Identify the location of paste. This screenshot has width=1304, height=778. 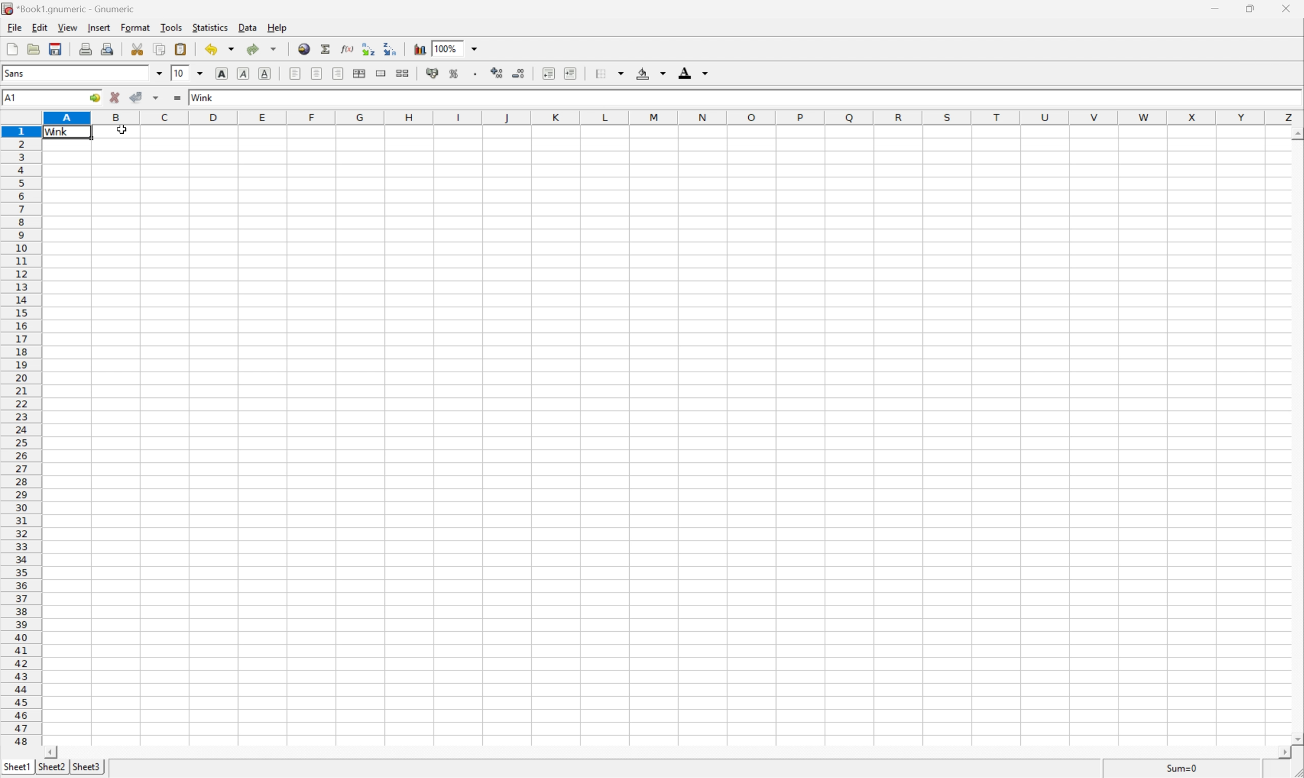
(182, 49).